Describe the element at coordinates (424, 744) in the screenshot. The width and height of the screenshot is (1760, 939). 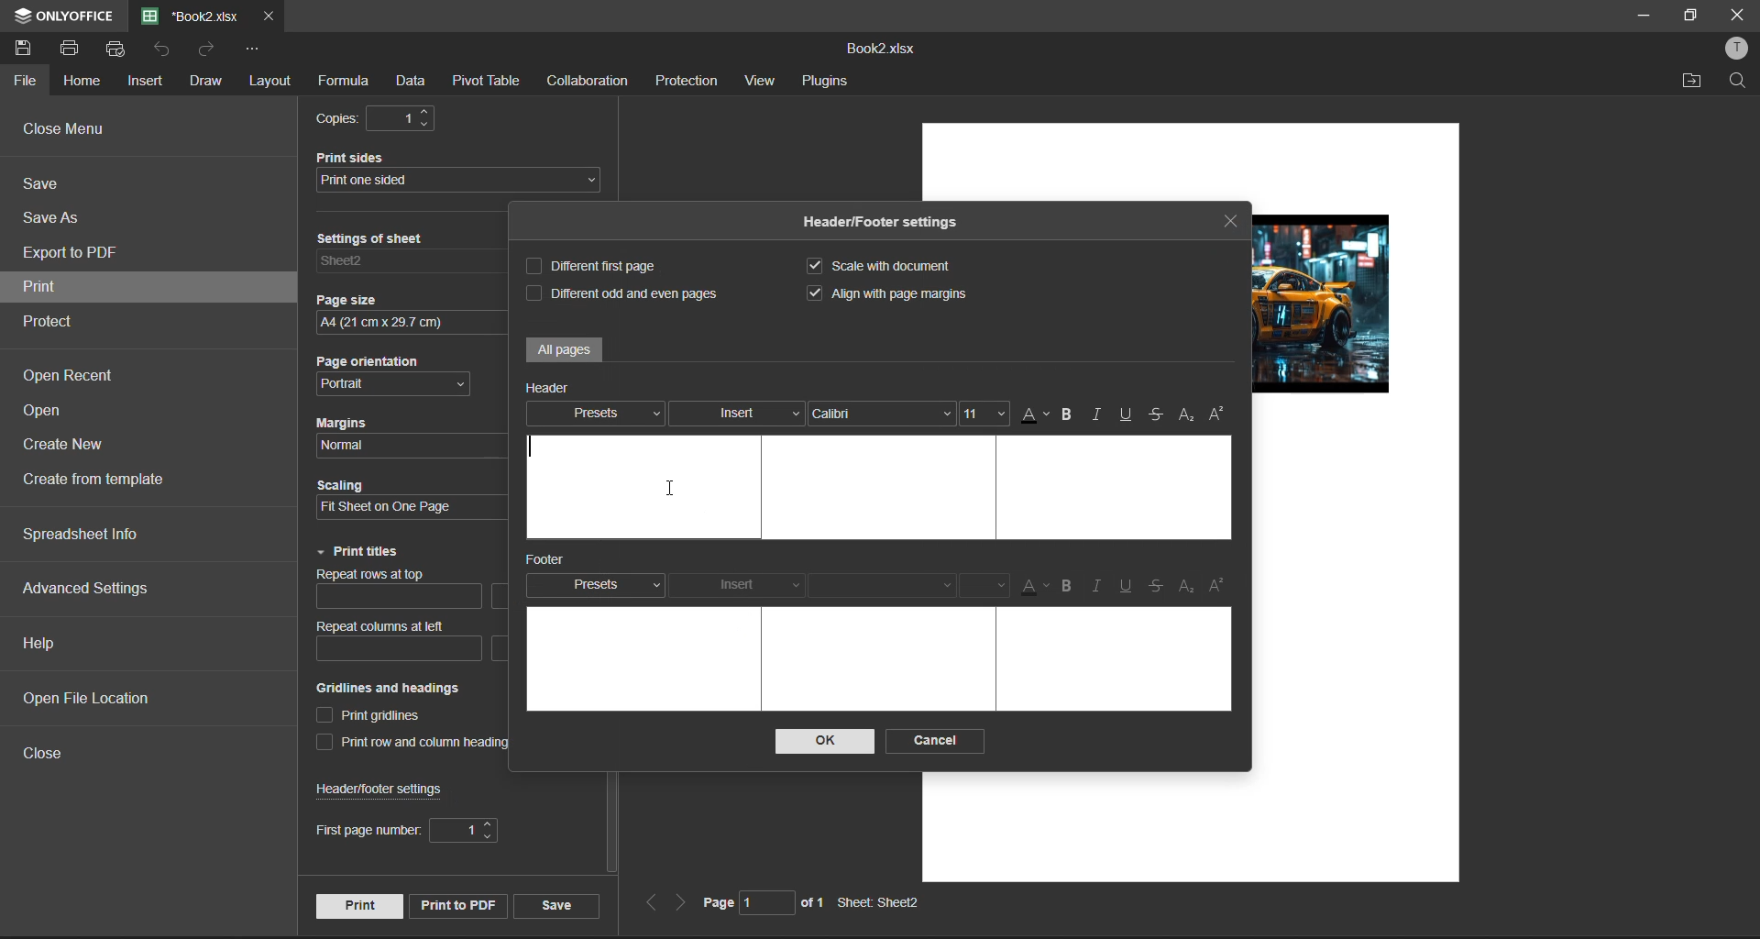
I see `print row and column headings` at that location.